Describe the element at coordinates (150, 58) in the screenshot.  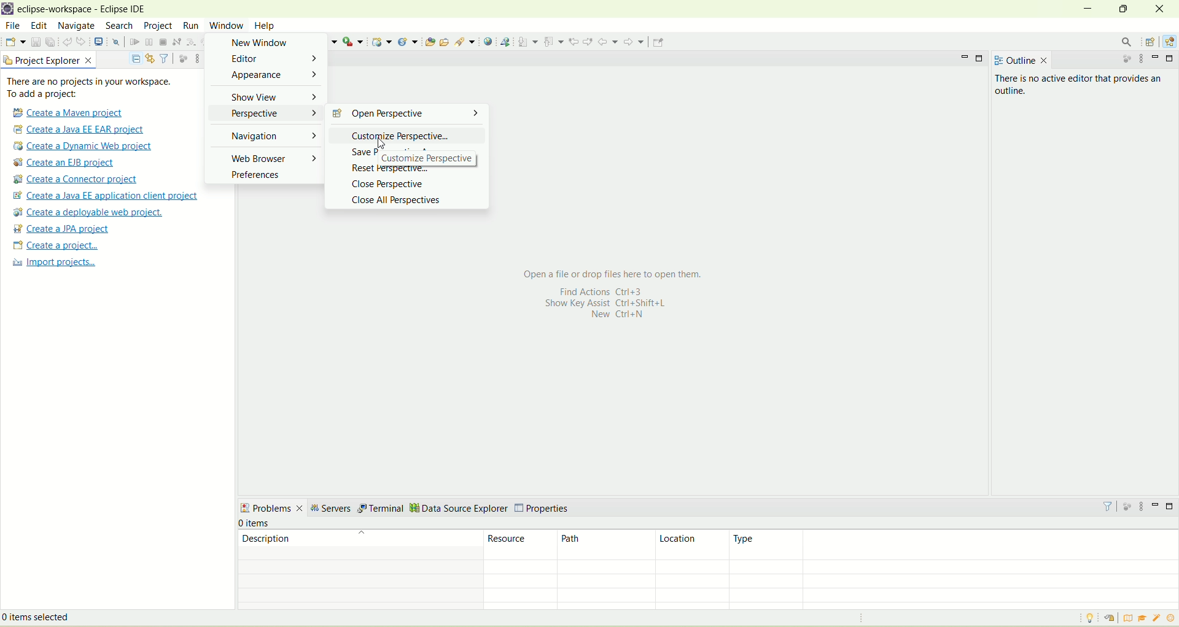
I see `link with editor` at that location.